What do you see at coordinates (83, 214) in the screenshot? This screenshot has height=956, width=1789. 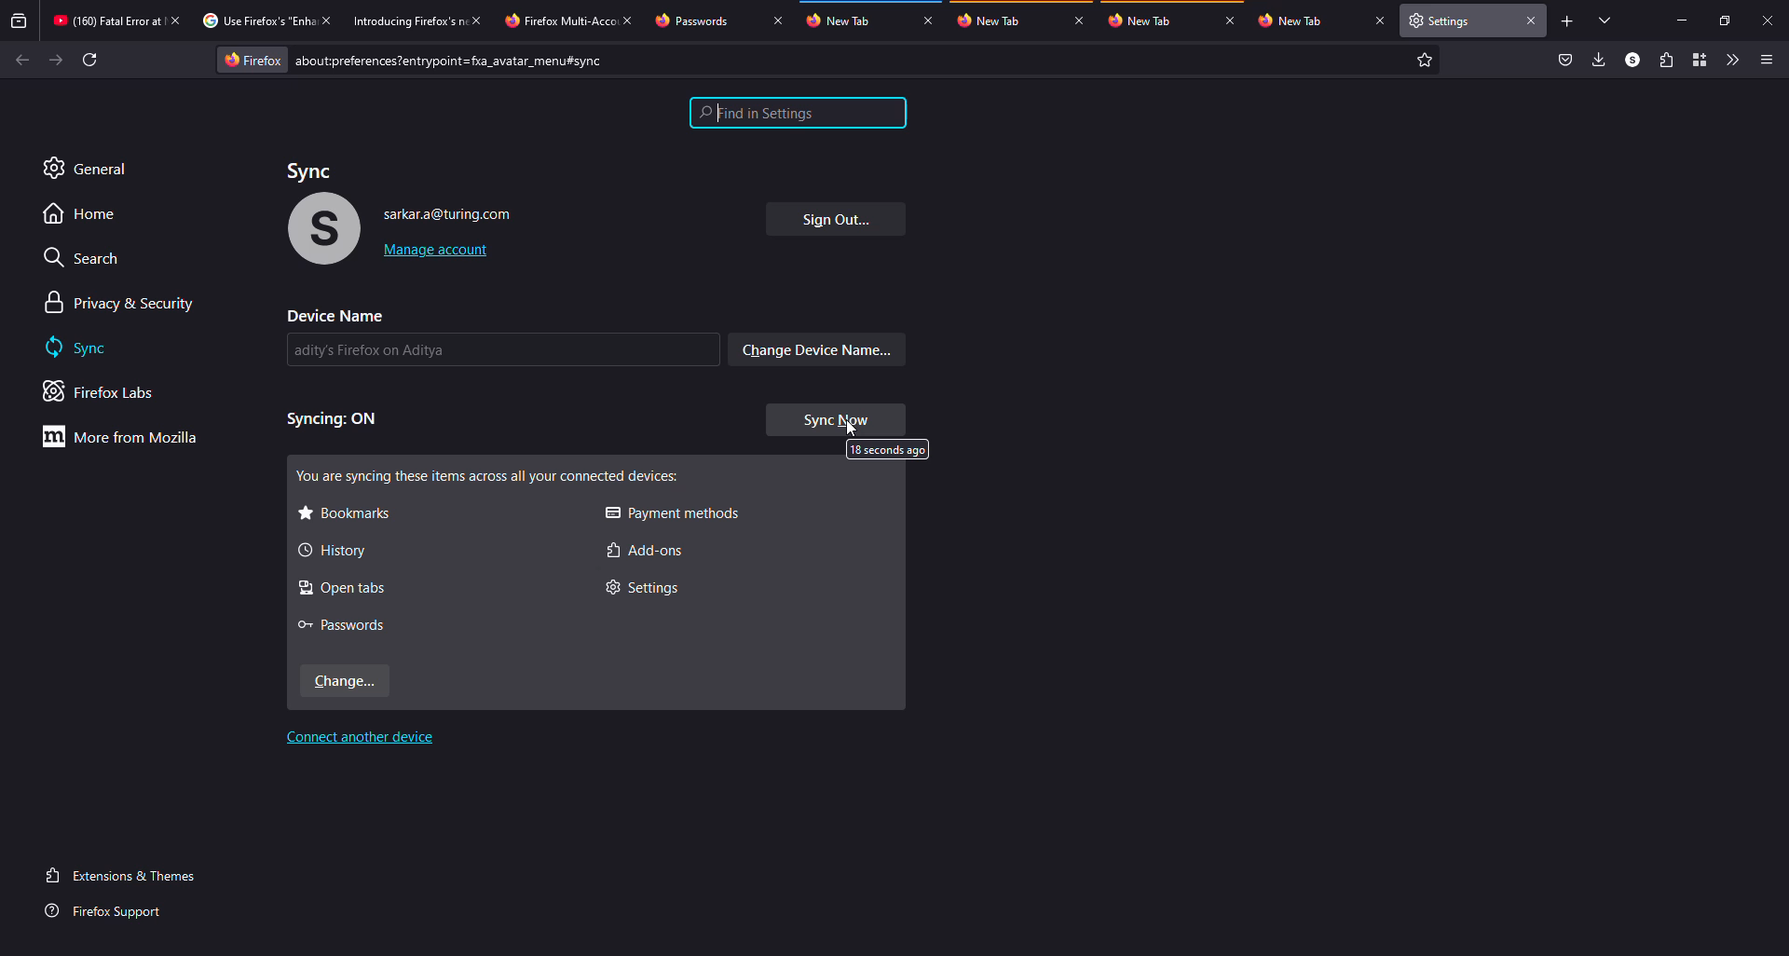 I see `home` at bounding box center [83, 214].